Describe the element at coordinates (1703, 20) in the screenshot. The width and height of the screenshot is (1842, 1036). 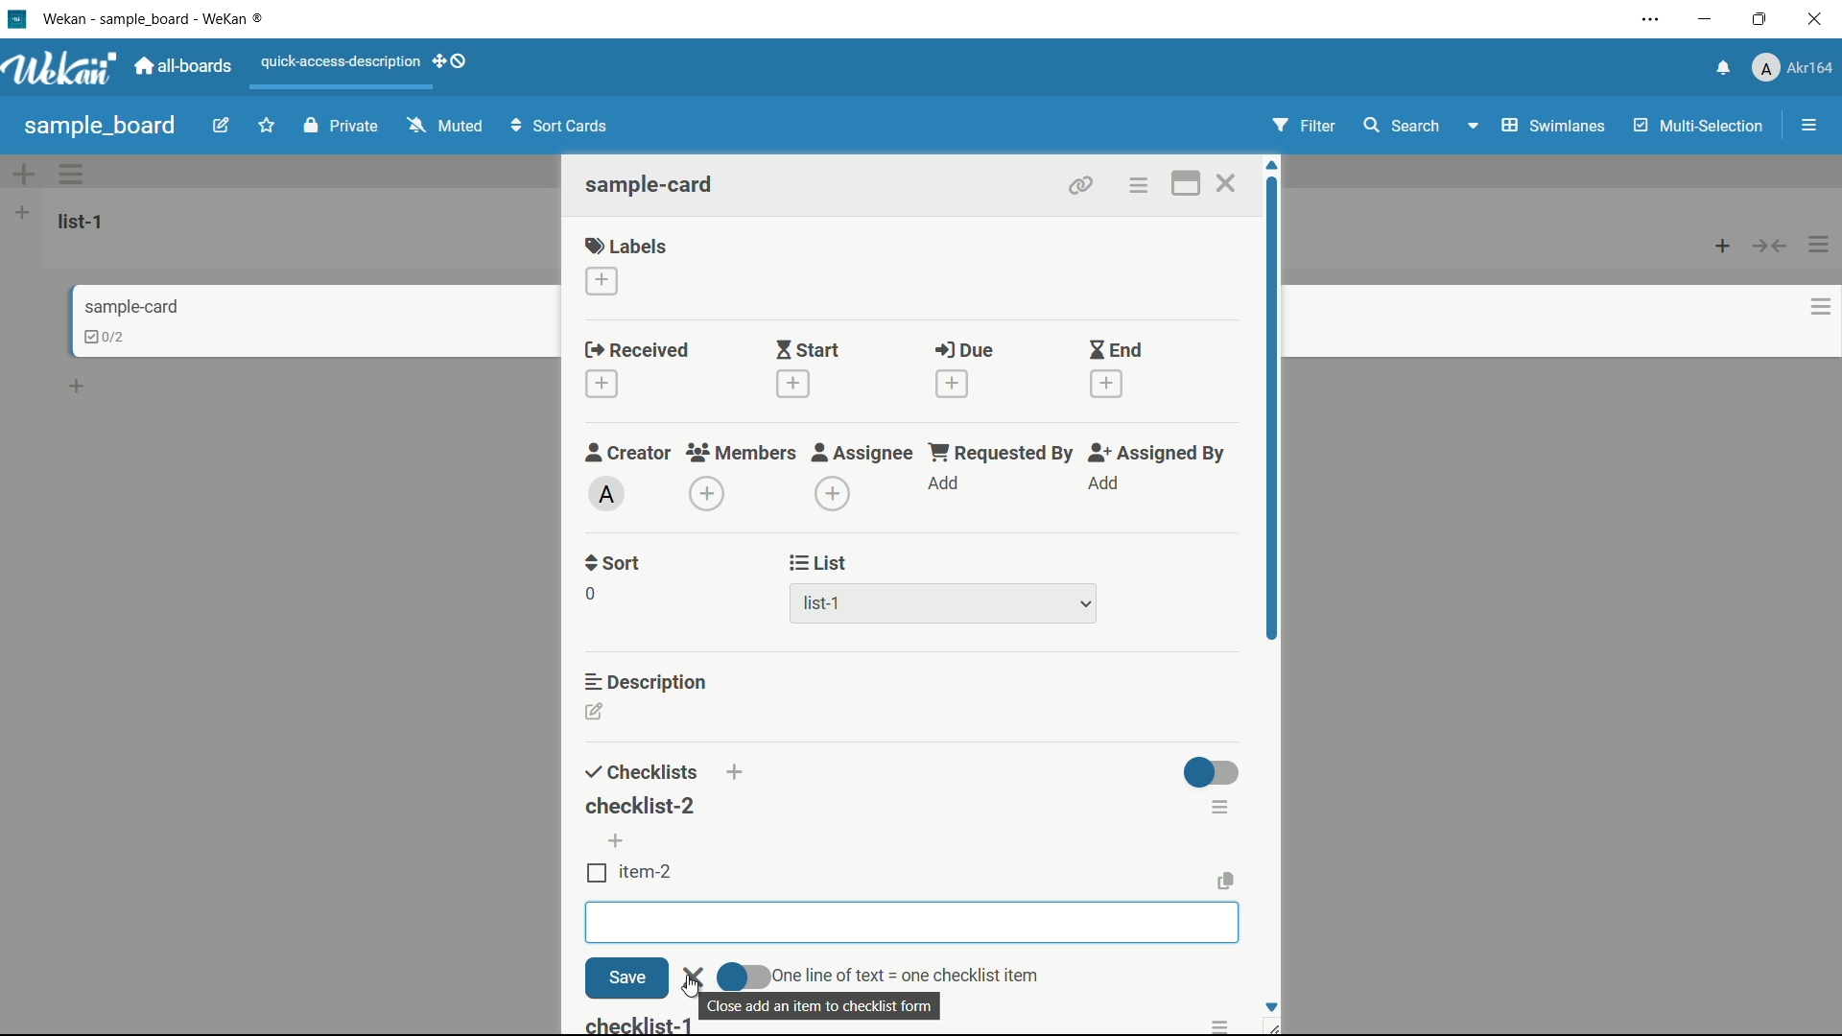
I see `minimize` at that location.